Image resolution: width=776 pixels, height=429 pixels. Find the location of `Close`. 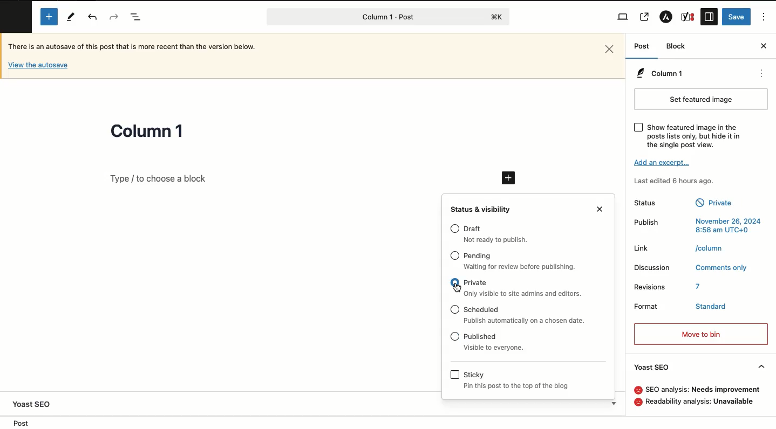

Close is located at coordinates (610, 49).